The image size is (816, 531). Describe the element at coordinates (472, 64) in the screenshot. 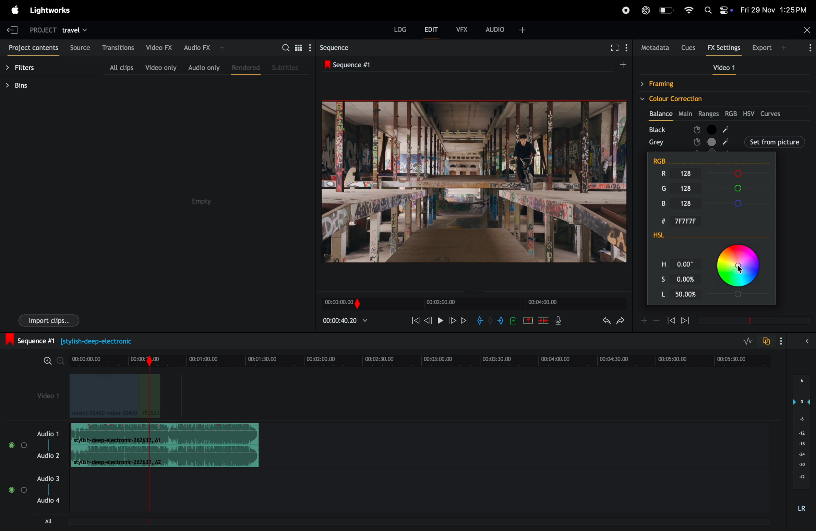

I see `sequence #1` at that location.